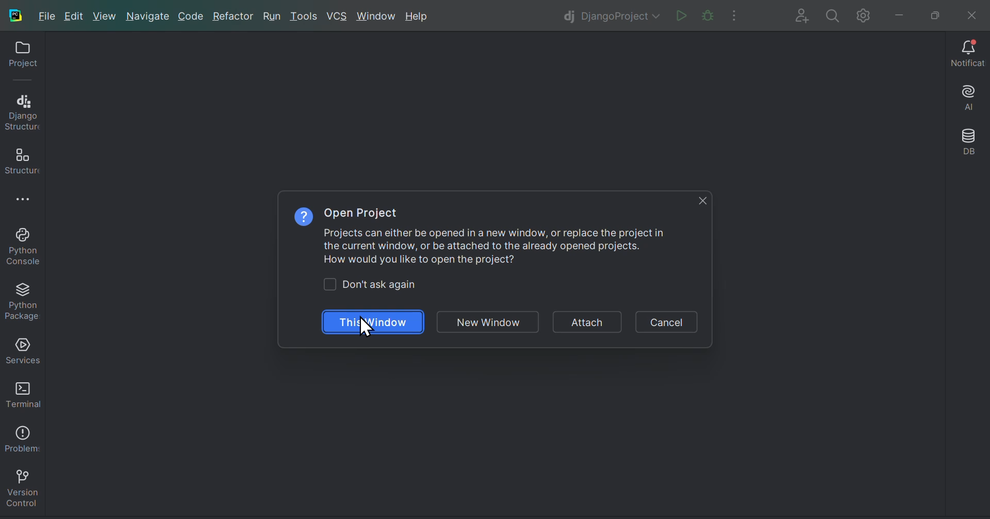 This screenshot has height=519, width=990. What do you see at coordinates (146, 16) in the screenshot?
I see `Navigate` at bounding box center [146, 16].